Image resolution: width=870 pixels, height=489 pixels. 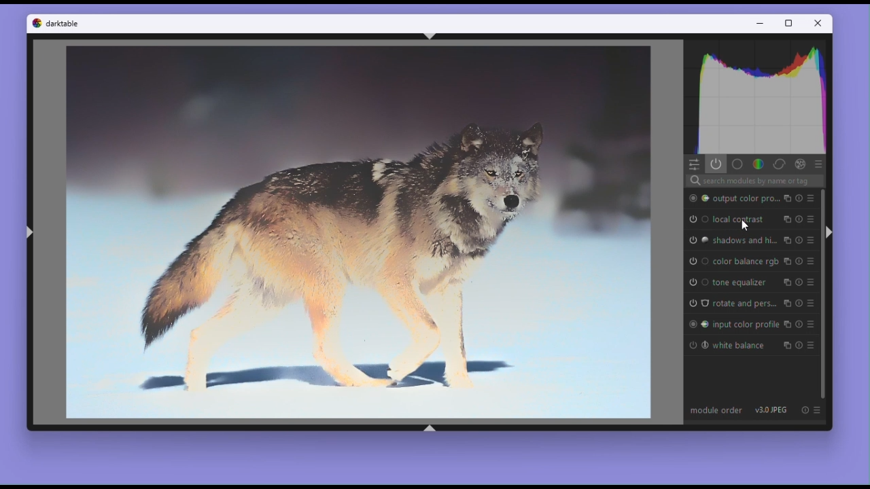 I want to click on Reset parameters, so click(x=801, y=300).